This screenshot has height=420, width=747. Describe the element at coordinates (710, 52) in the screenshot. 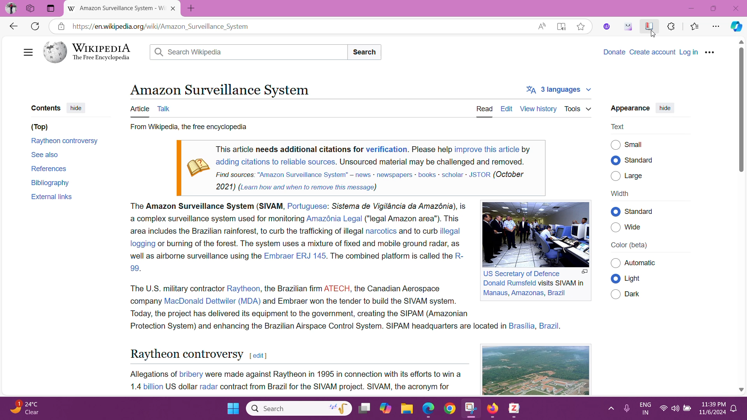

I see `Menu` at that location.